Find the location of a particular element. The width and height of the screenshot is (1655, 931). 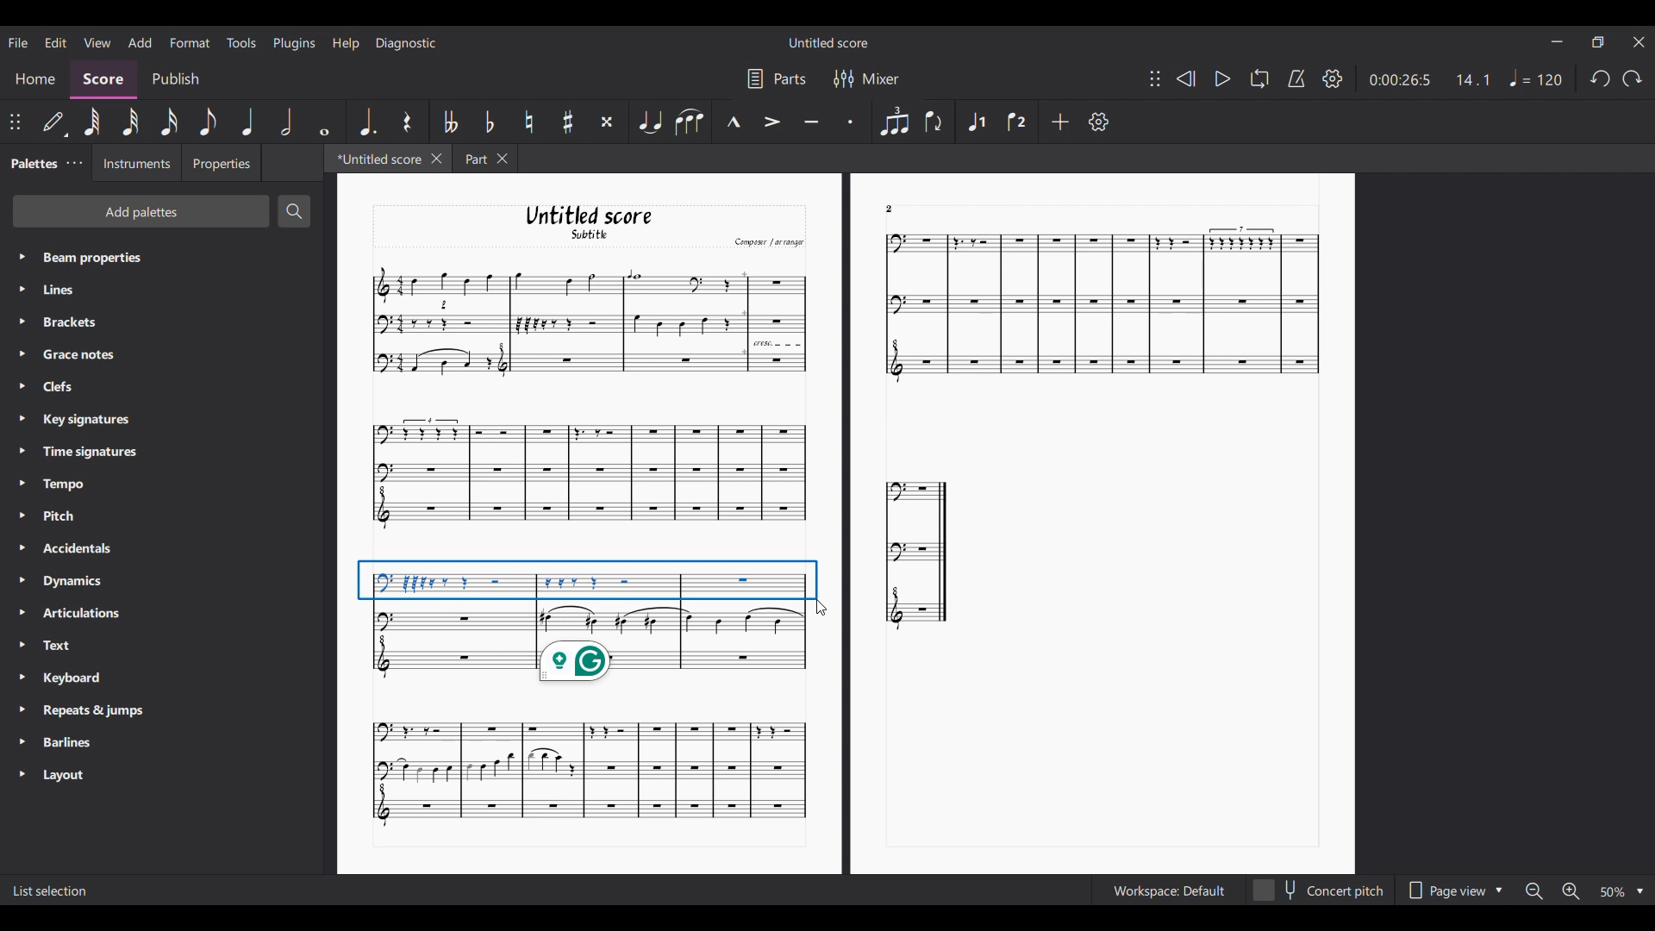

Home  is located at coordinates (34, 81).